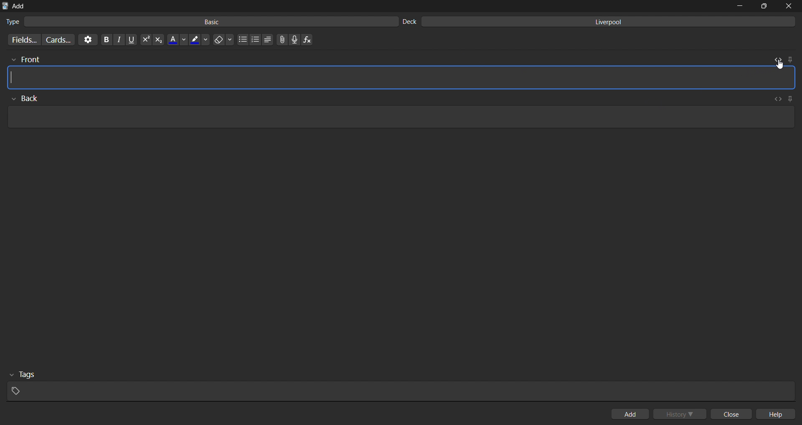  I want to click on insert function, so click(309, 40).